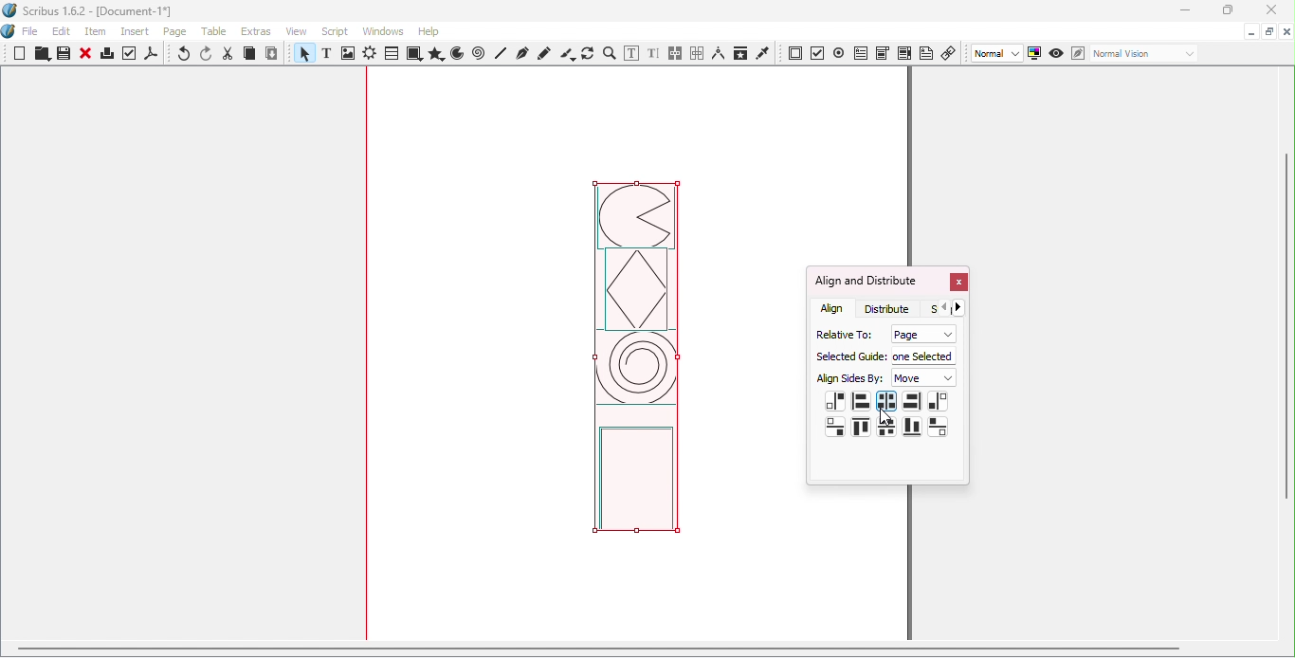 The height and width of the screenshot is (658, 1295). Describe the element at coordinates (639, 651) in the screenshot. I see `Horizontal scroll bar` at that location.